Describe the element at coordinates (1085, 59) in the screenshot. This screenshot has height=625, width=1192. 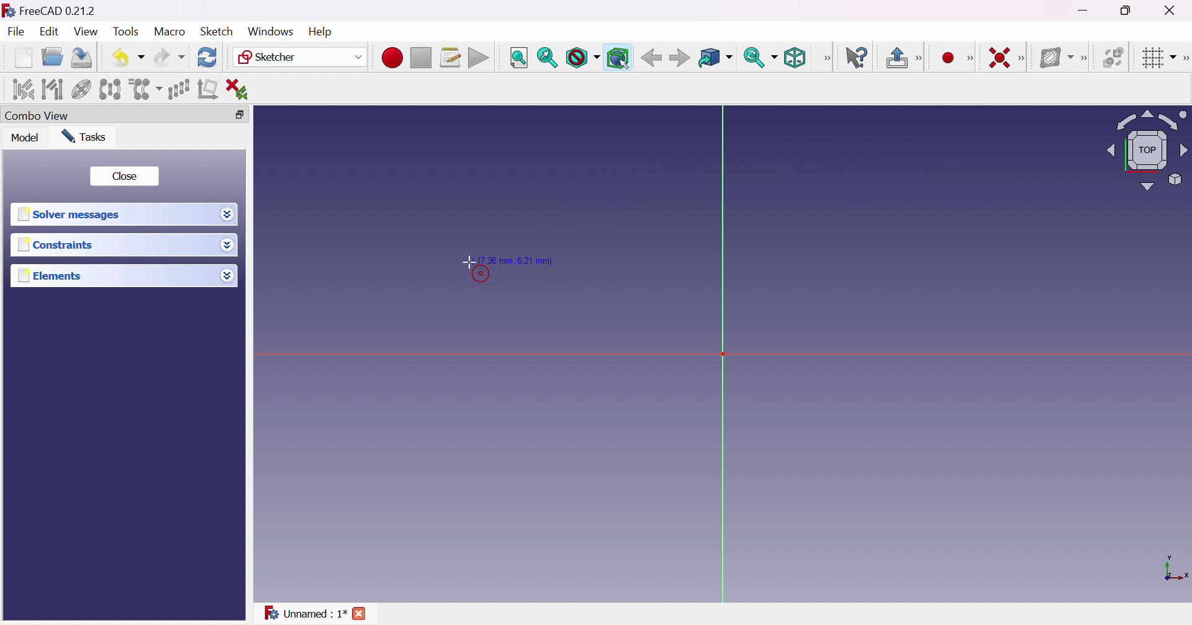
I see `Sketcher -spline tools` at that location.